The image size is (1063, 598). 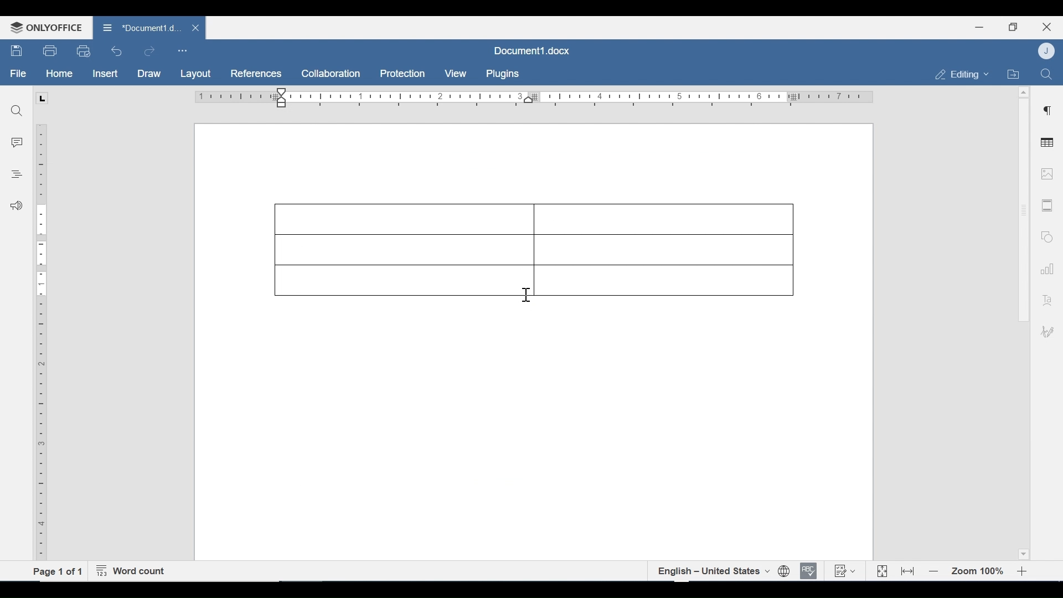 I want to click on Feedback and Support, so click(x=16, y=207).